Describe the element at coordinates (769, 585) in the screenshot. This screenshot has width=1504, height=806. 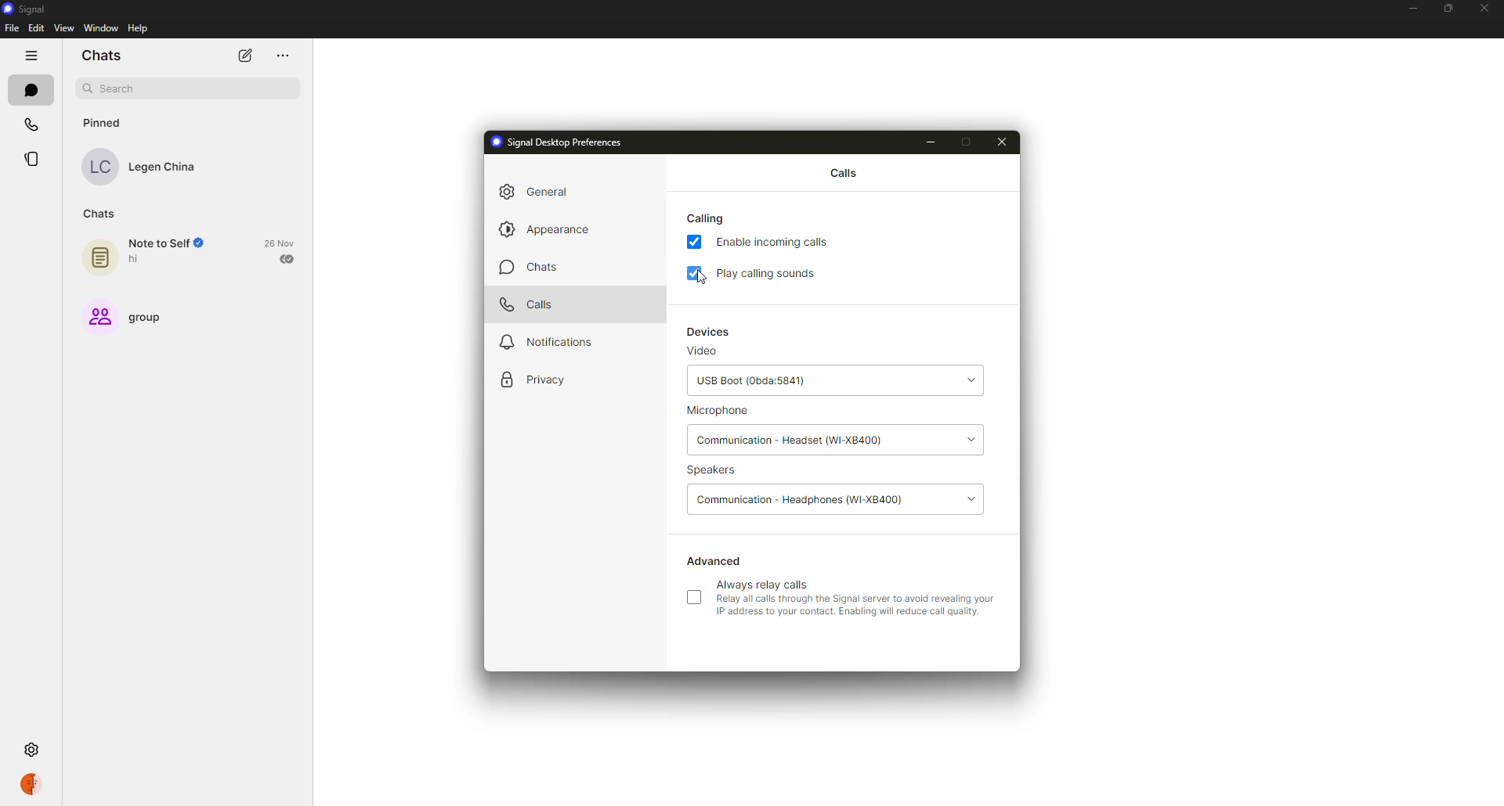
I see `always relay calls` at that location.